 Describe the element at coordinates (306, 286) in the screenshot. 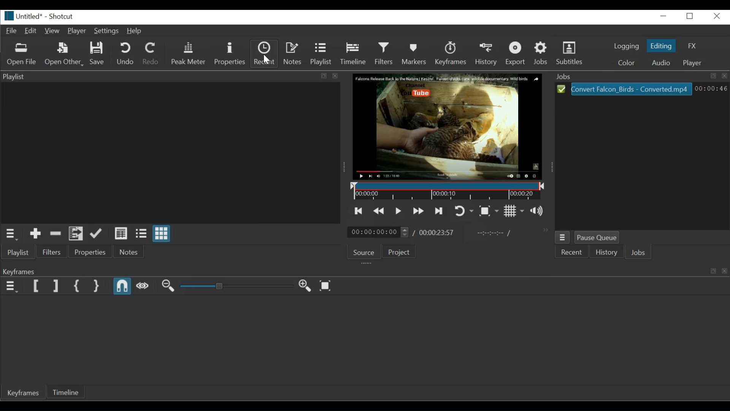

I see `Zoom keyframe in` at that location.